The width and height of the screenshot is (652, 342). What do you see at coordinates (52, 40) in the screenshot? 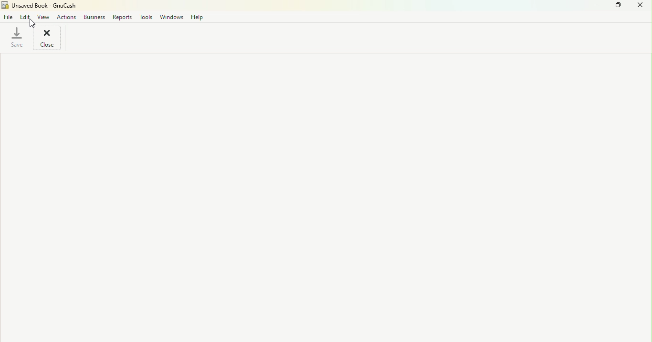
I see `Close` at bounding box center [52, 40].